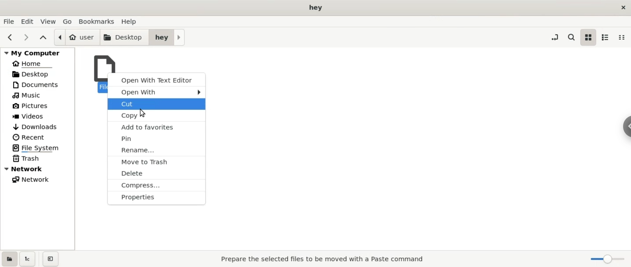 Image resolution: width=631 pixels, height=267 pixels. Describe the element at coordinates (41, 179) in the screenshot. I see `network` at that location.